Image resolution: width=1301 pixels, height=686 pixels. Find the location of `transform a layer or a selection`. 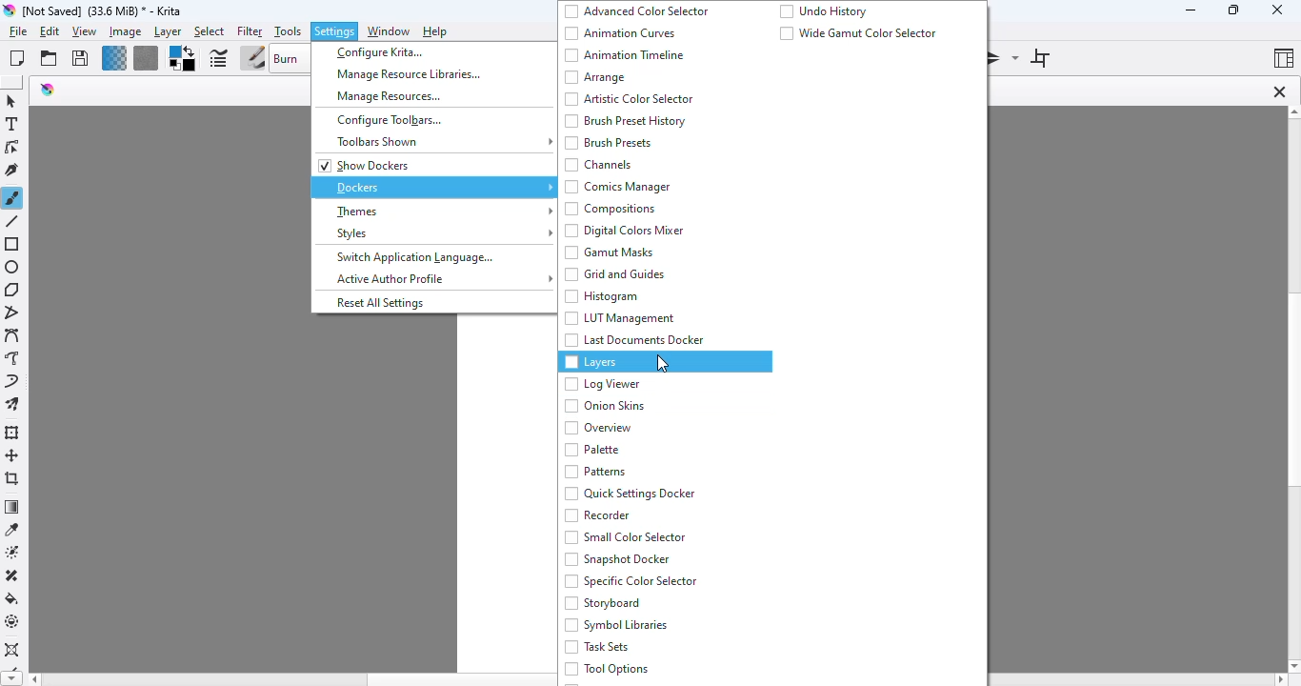

transform a layer or a selection is located at coordinates (12, 433).